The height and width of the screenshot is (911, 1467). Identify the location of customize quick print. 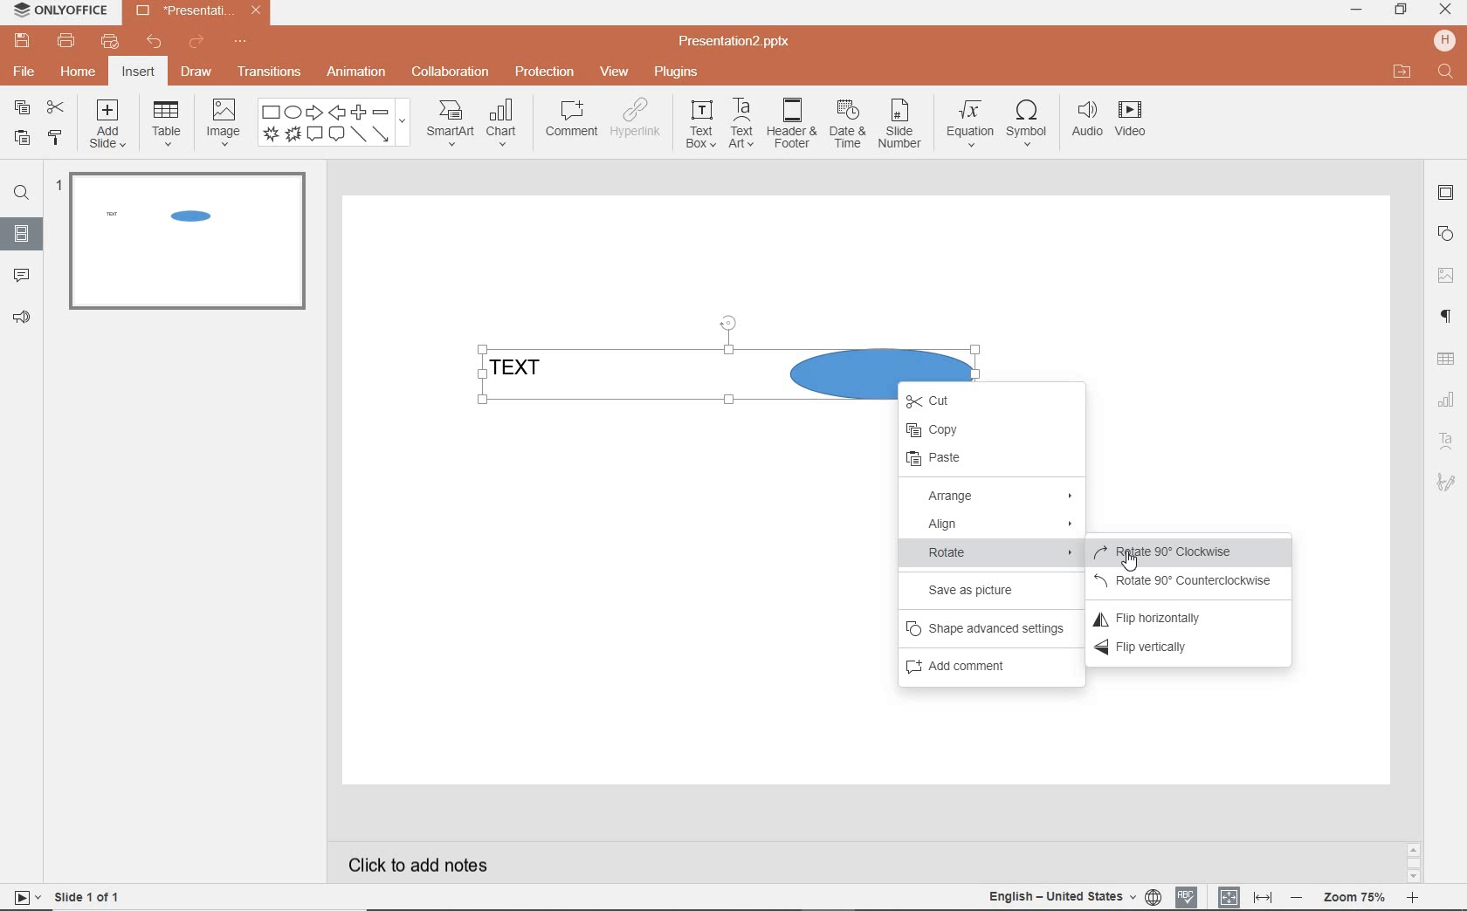
(107, 42).